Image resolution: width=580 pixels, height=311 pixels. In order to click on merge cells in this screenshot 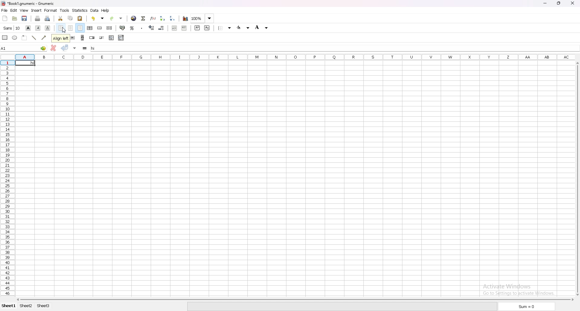, I will do `click(99, 28)`.